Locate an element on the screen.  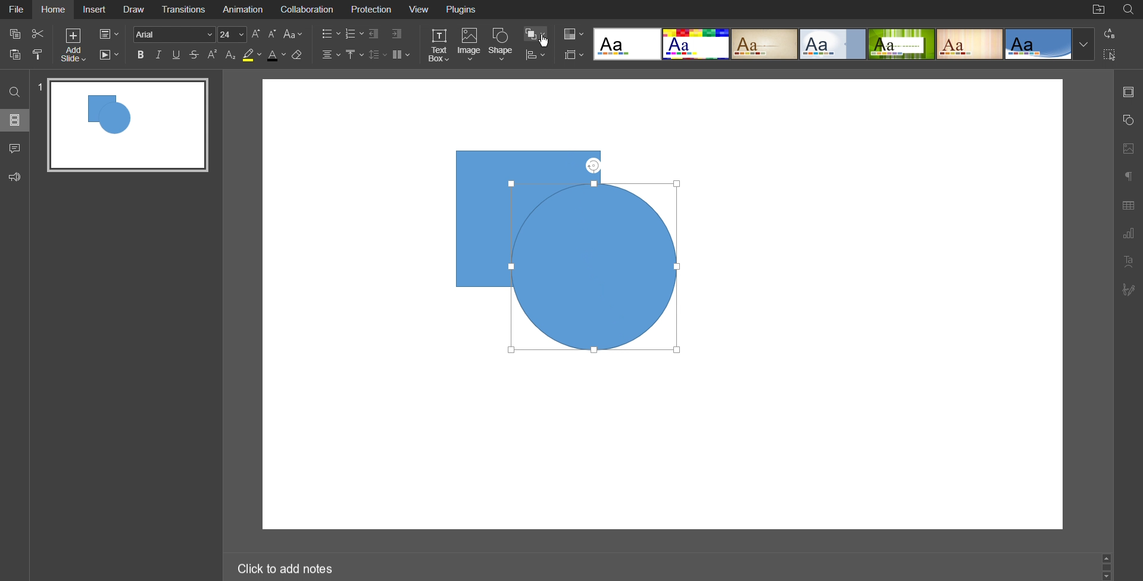
Scroll Bar is located at coordinates (1107, 568).